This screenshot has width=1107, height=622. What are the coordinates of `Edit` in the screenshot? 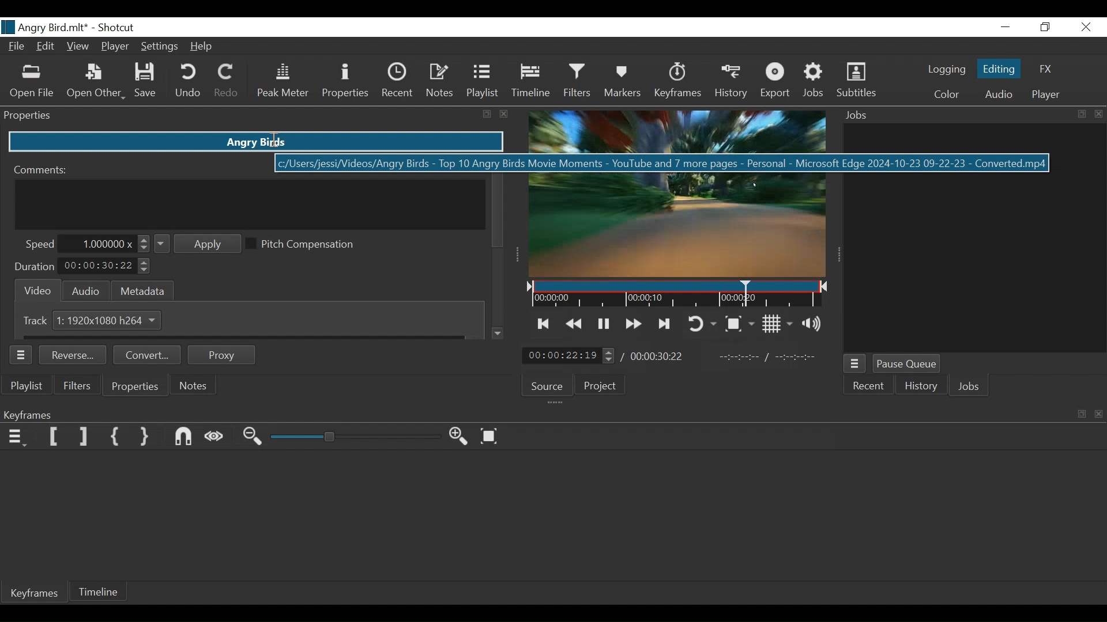 It's located at (47, 48).